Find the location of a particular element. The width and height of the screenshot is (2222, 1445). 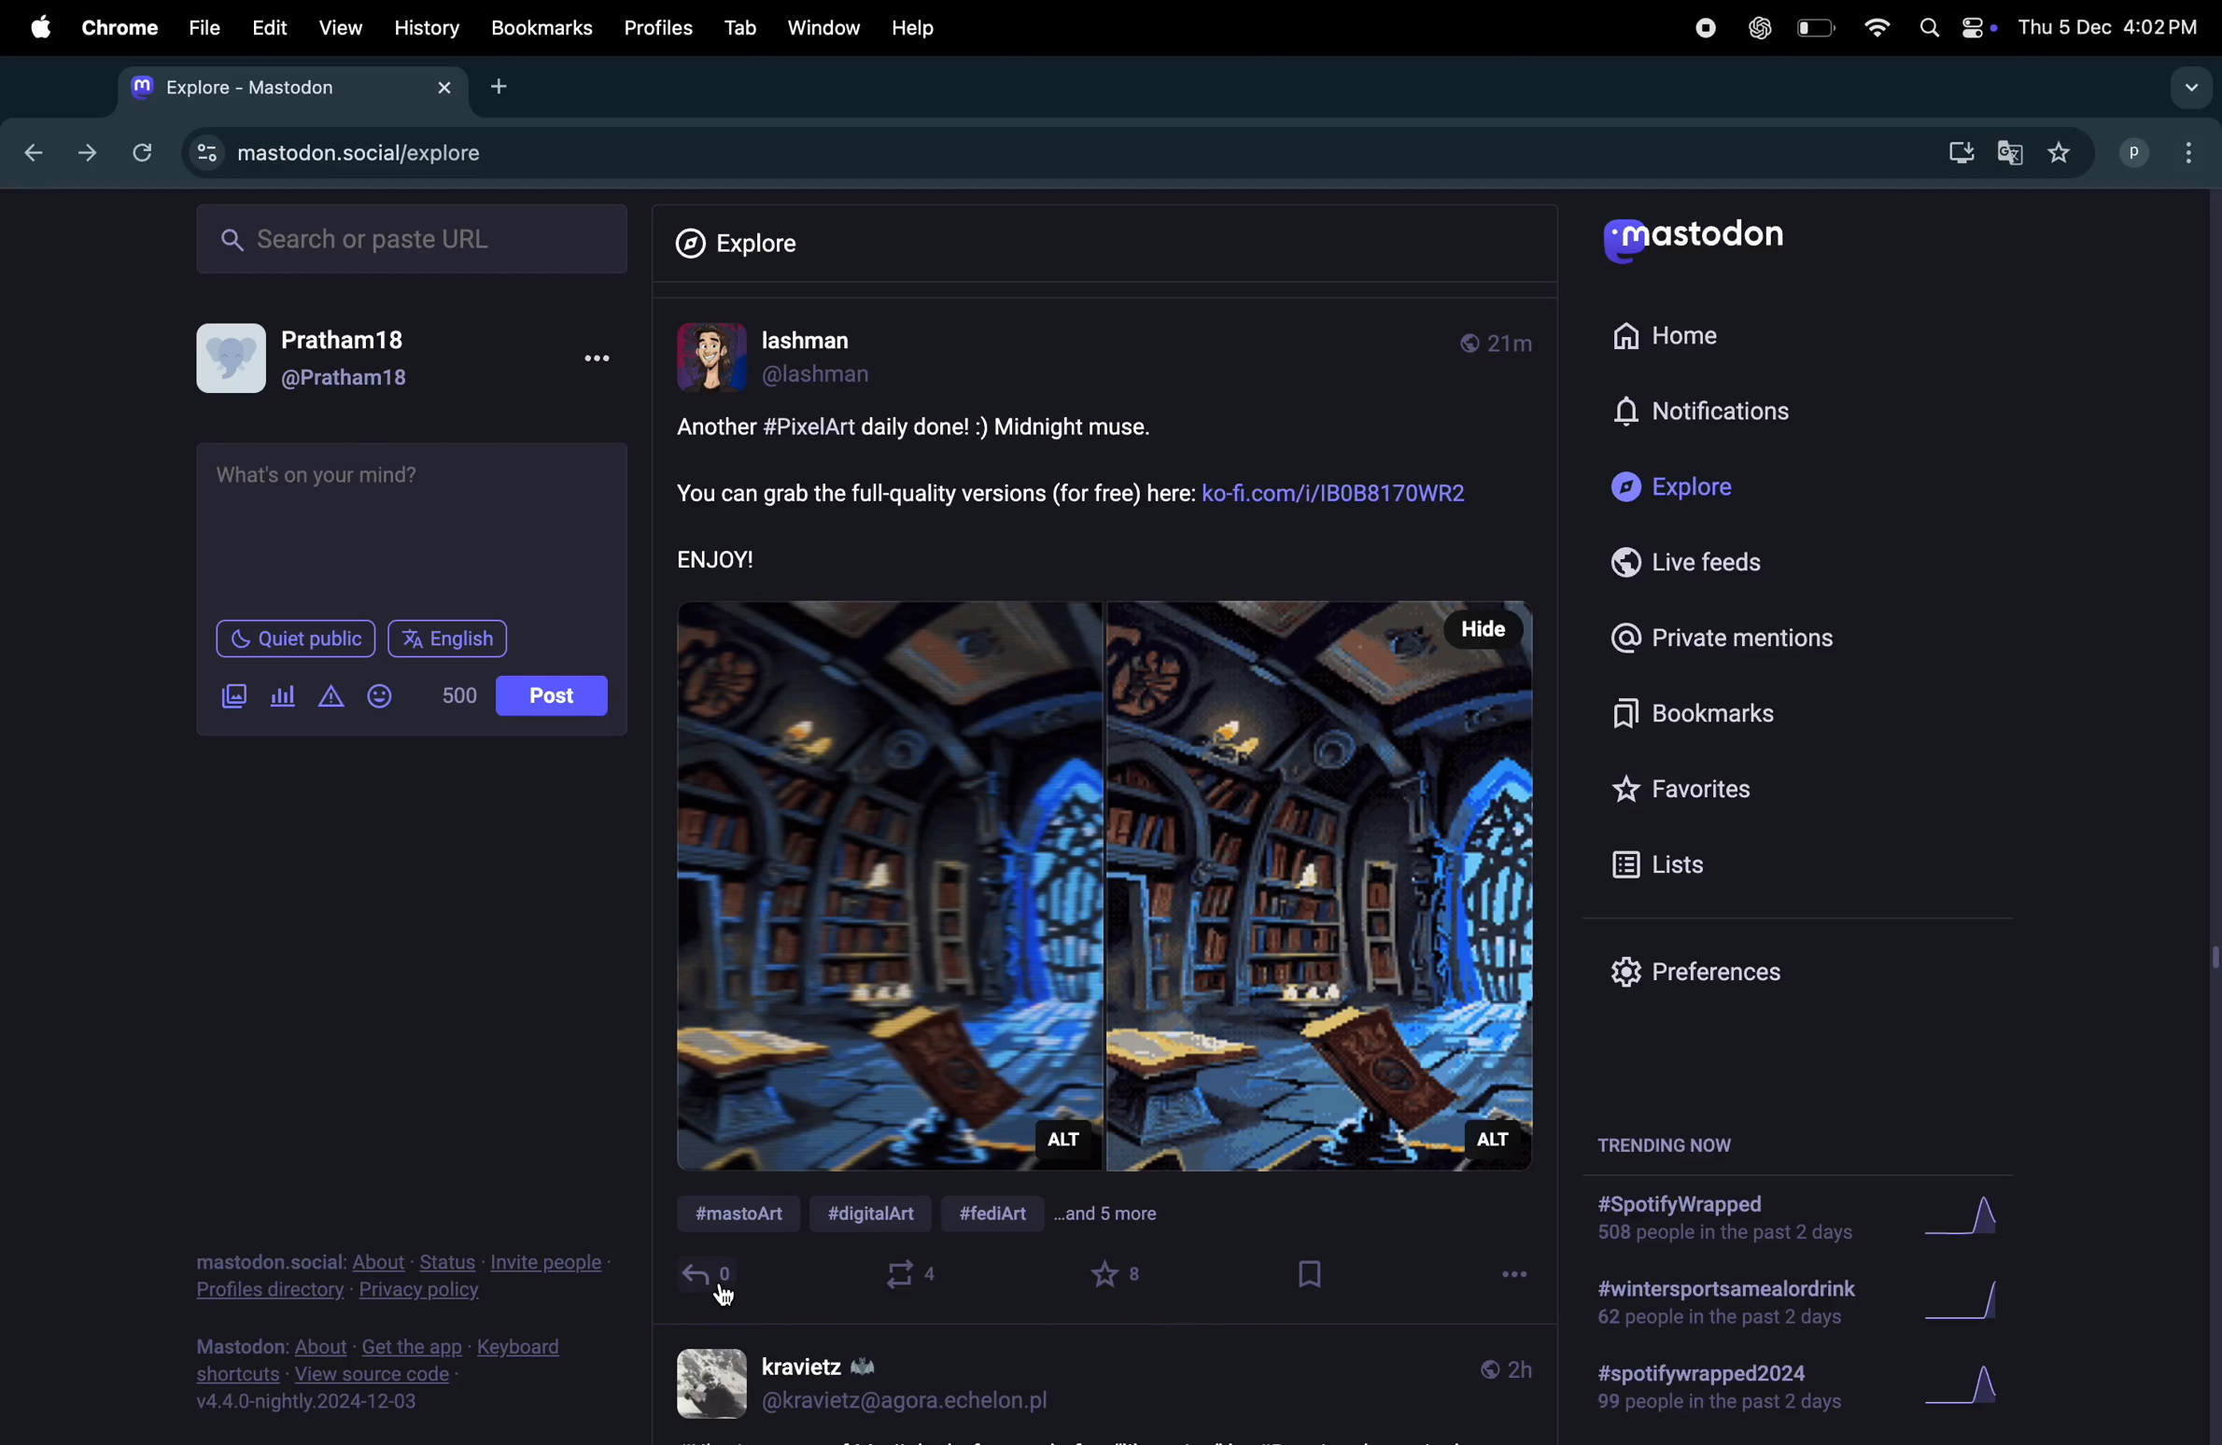

chrome is located at coordinates (121, 29).